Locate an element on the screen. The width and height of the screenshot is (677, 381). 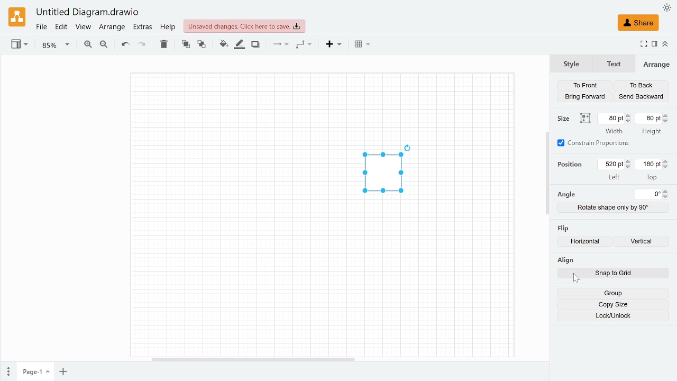
View is located at coordinates (83, 28).